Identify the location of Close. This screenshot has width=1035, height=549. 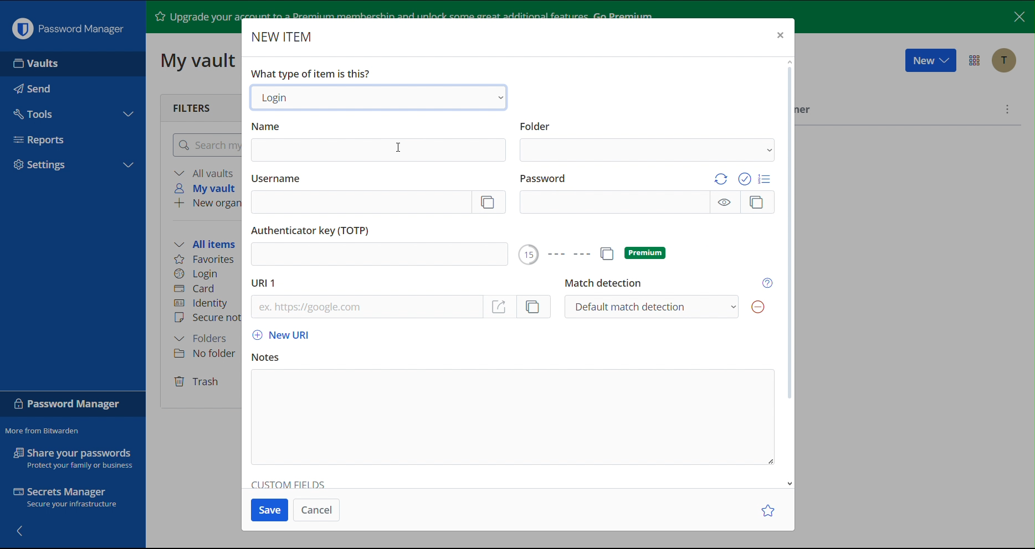
(1017, 15).